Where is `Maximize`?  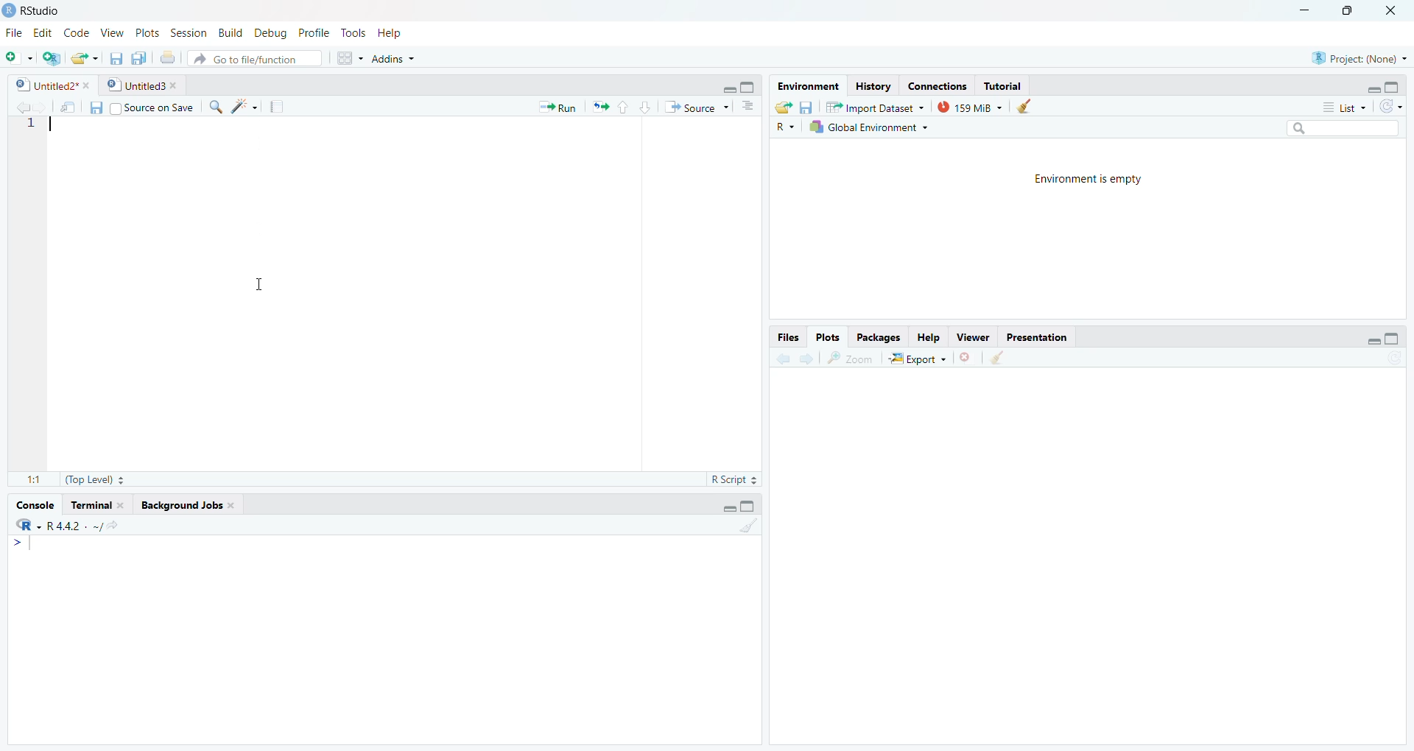
Maximize is located at coordinates (1393, 87).